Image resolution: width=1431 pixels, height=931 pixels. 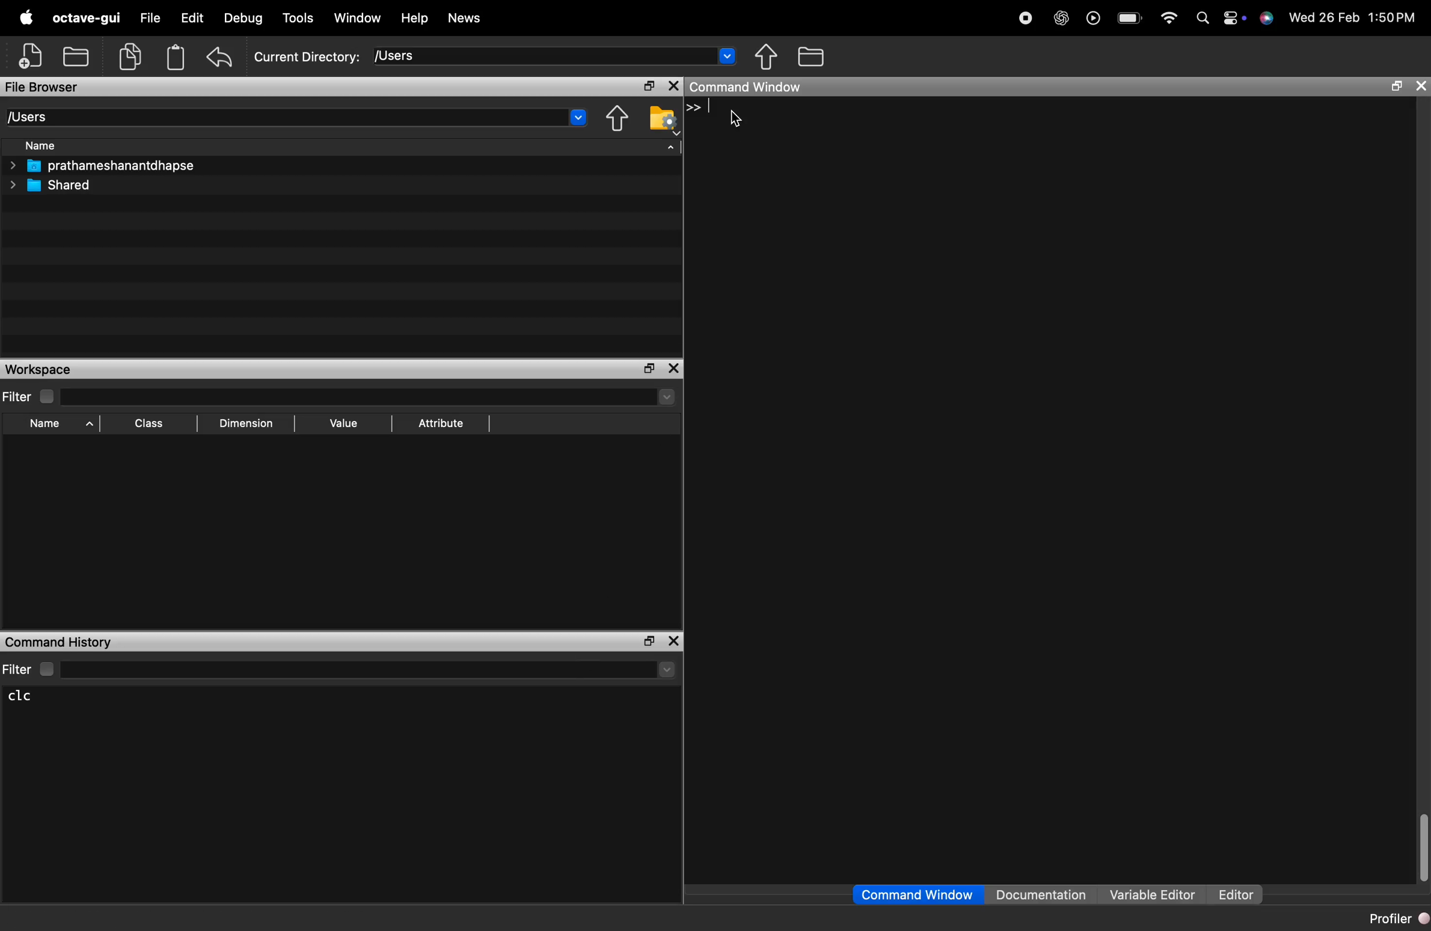 I want to click on Command Window, so click(x=748, y=87).